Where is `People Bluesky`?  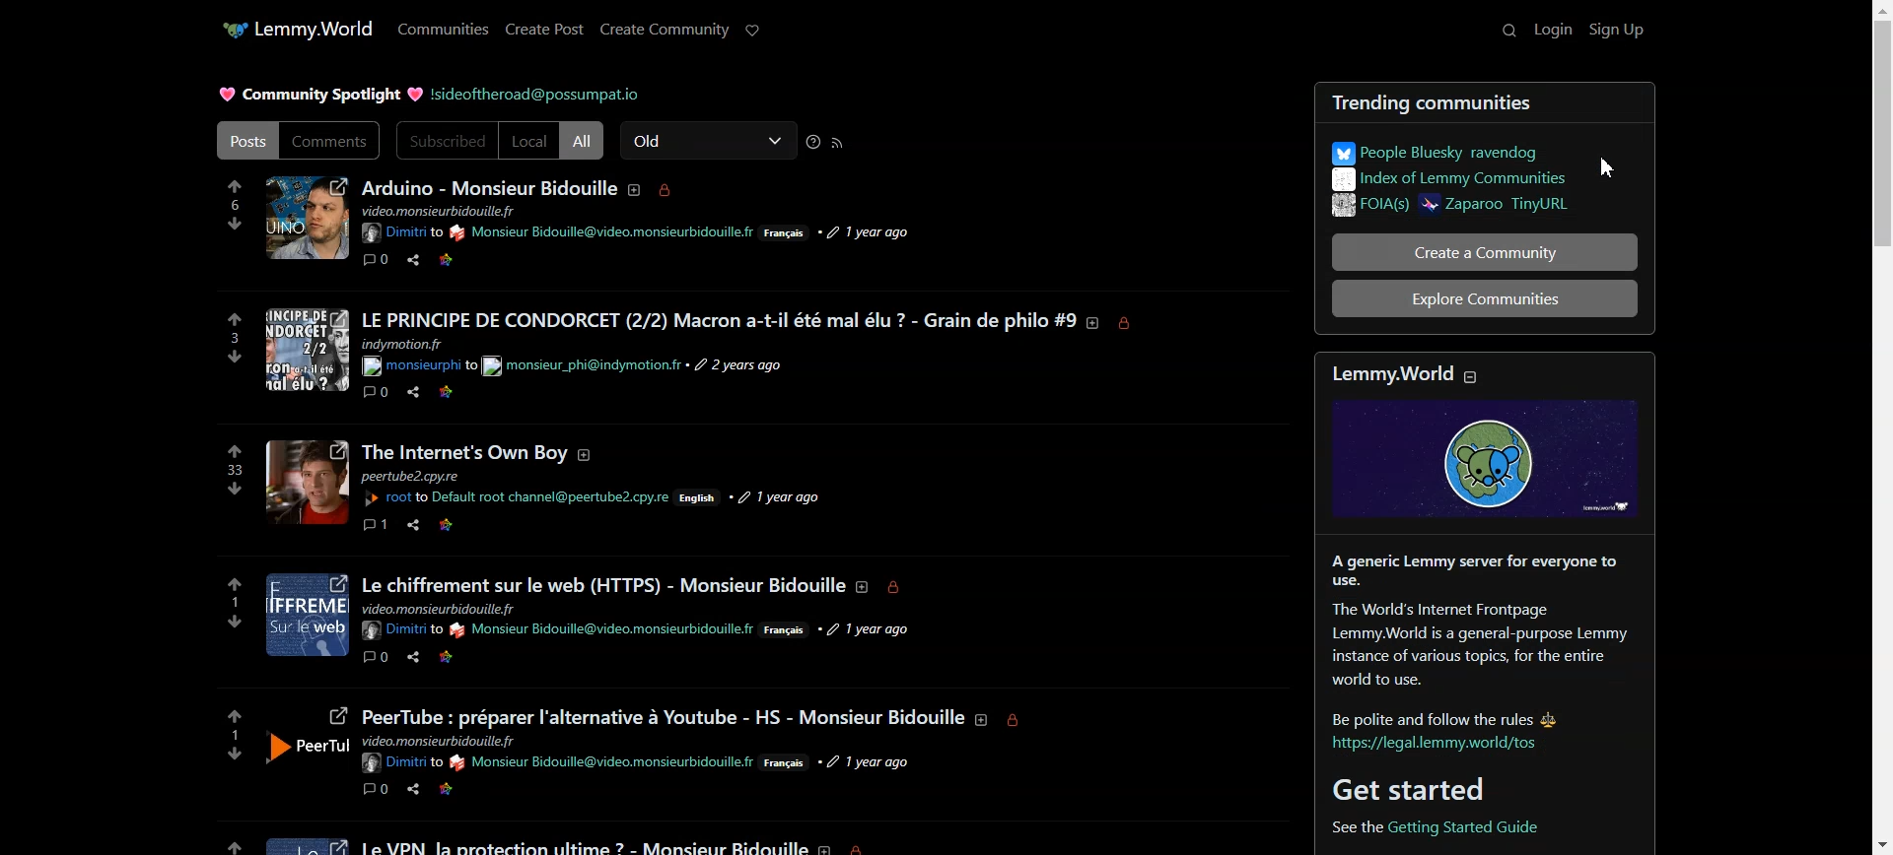 People Bluesky is located at coordinates (1450, 150).